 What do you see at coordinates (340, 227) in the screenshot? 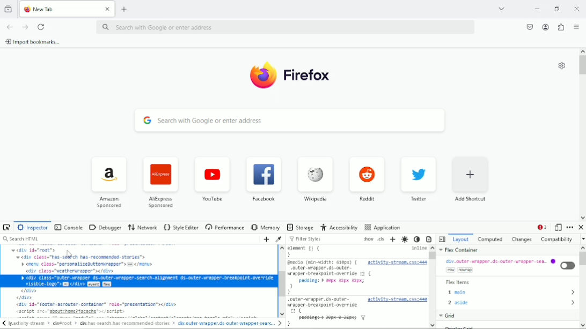
I see `Accessibility` at bounding box center [340, 227].